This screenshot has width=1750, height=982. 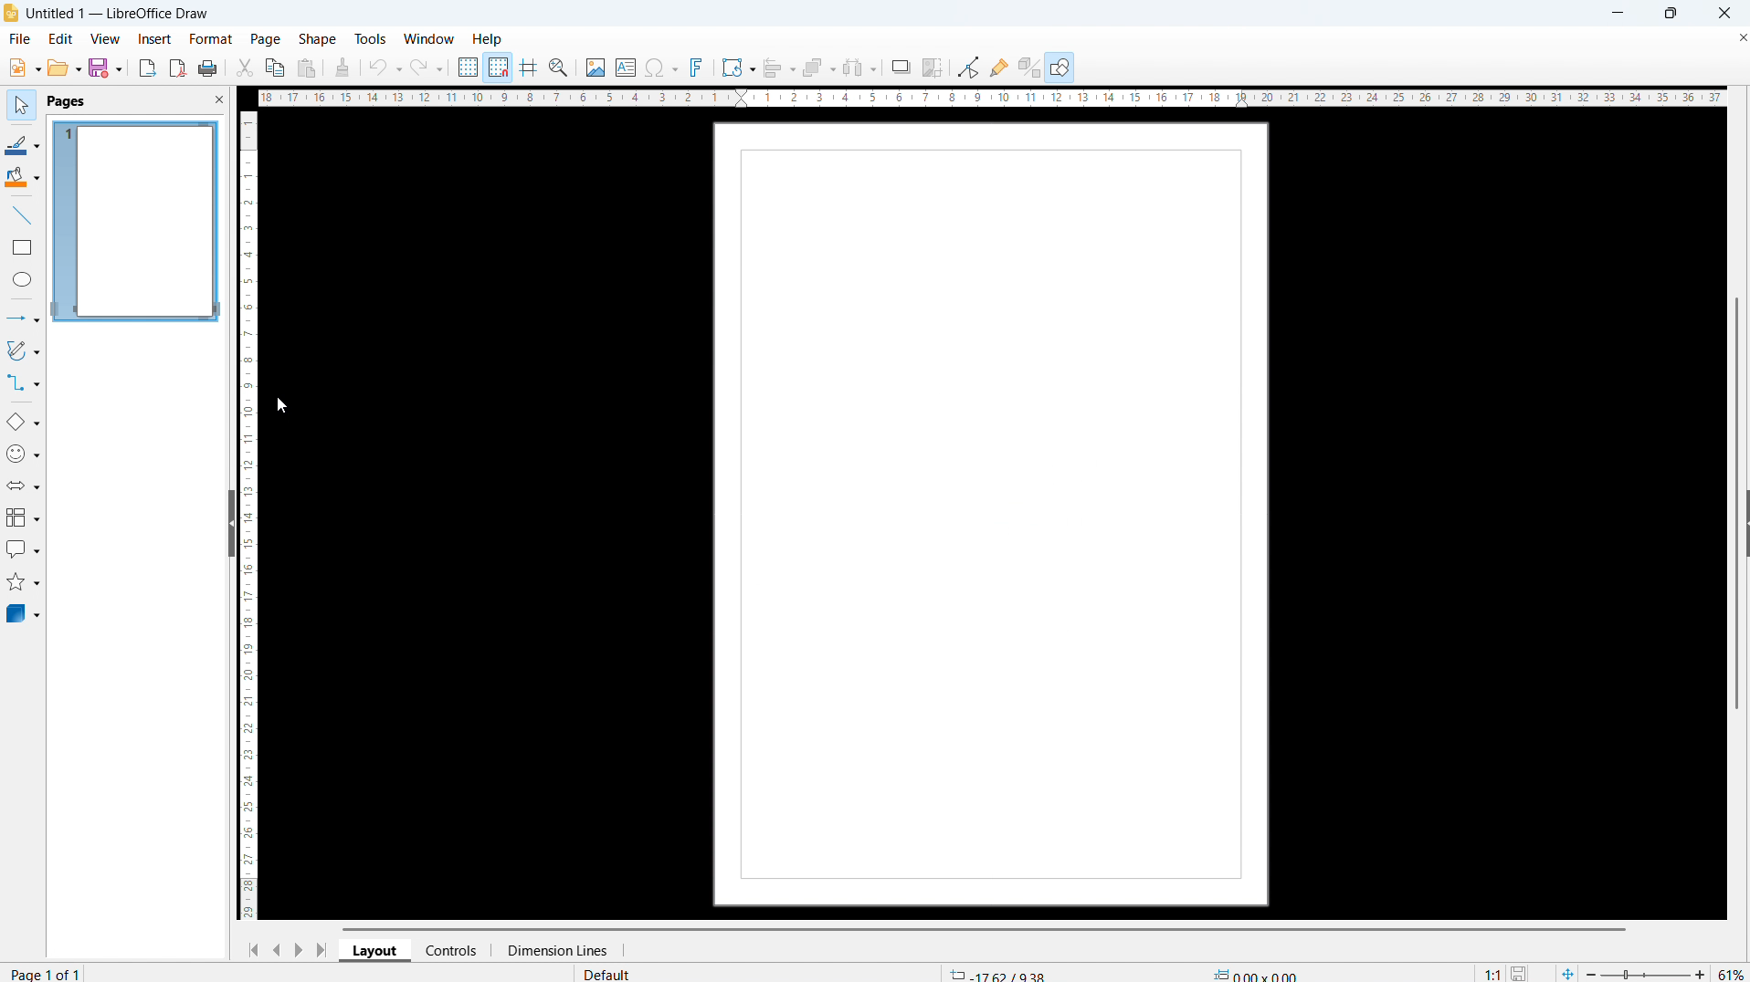 I want to click on close pane, so click(x=218, y=99).